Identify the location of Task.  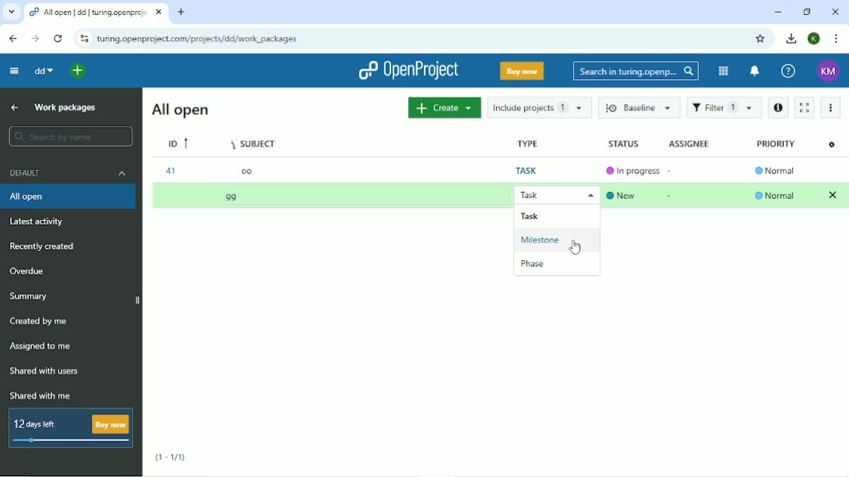
(557, 194).